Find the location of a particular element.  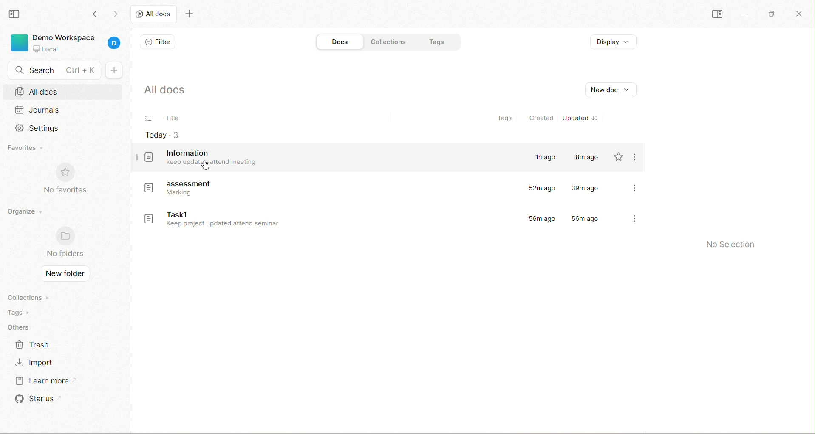

minimize is located at coordinates (744, 14).